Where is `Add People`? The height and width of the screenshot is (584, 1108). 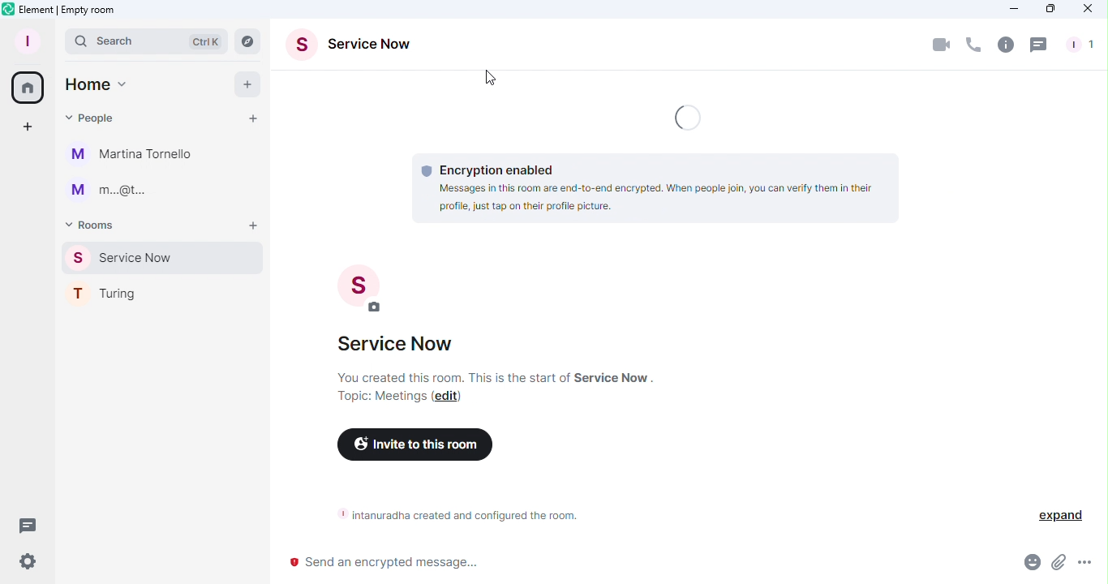
Add People is located at coordinates (253, 119).